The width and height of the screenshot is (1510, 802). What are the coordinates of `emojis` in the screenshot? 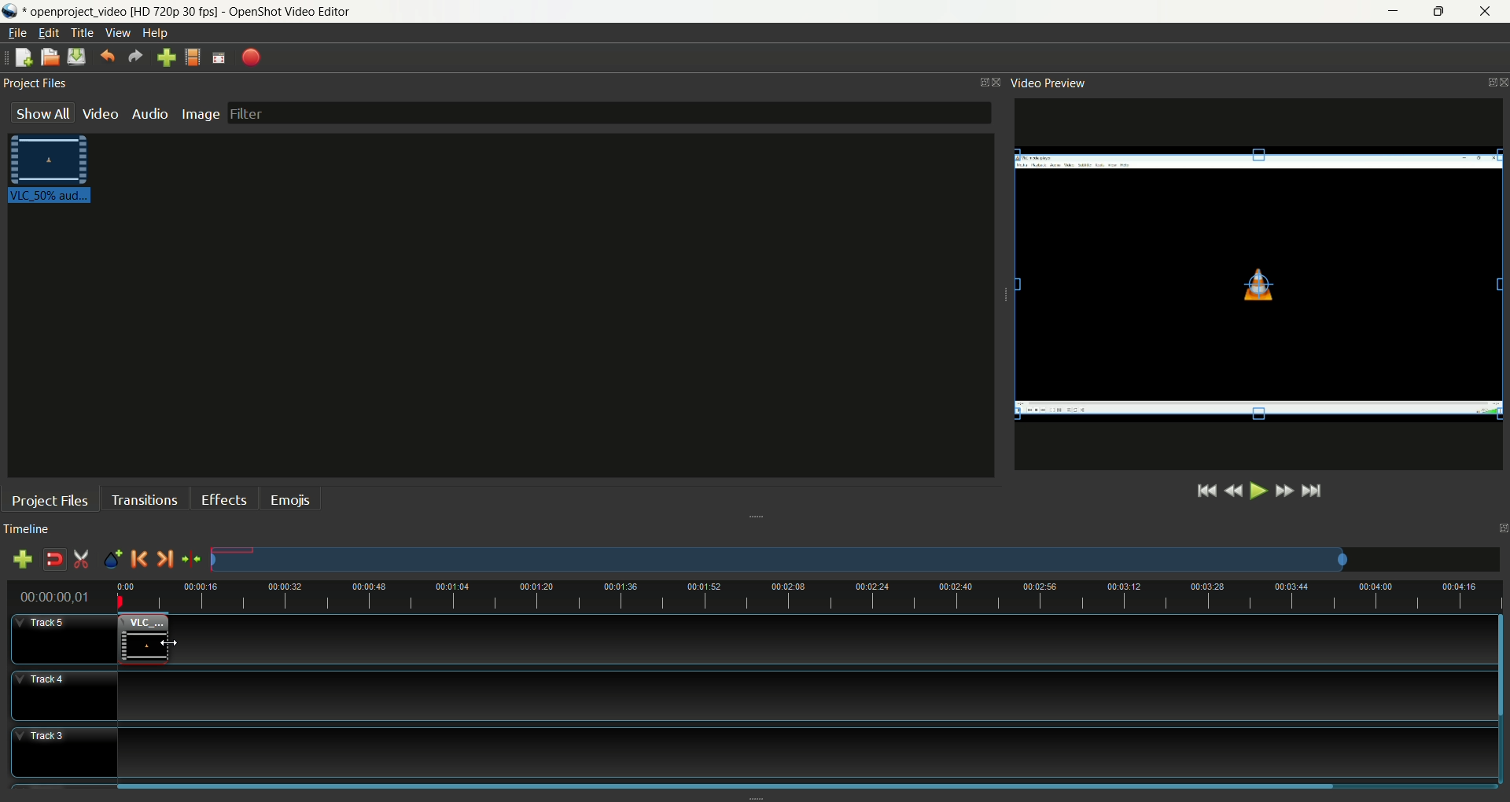 It's located at (291, 499).